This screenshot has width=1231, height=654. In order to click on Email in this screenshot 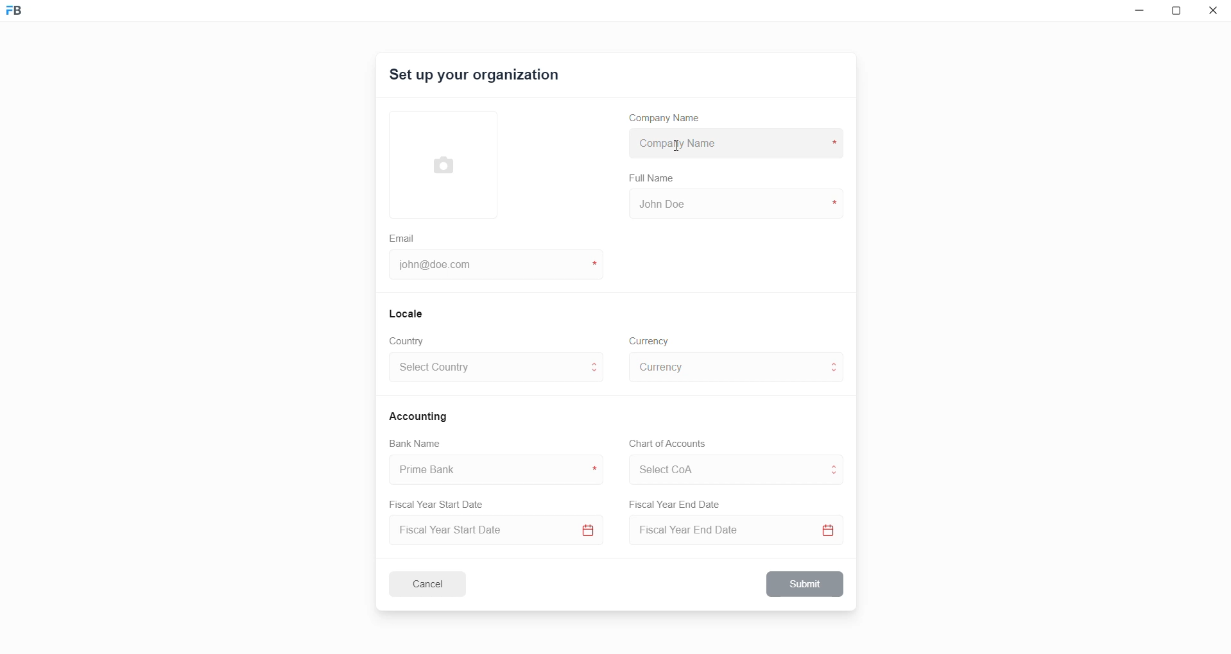, I will do `click(404, 237)`.